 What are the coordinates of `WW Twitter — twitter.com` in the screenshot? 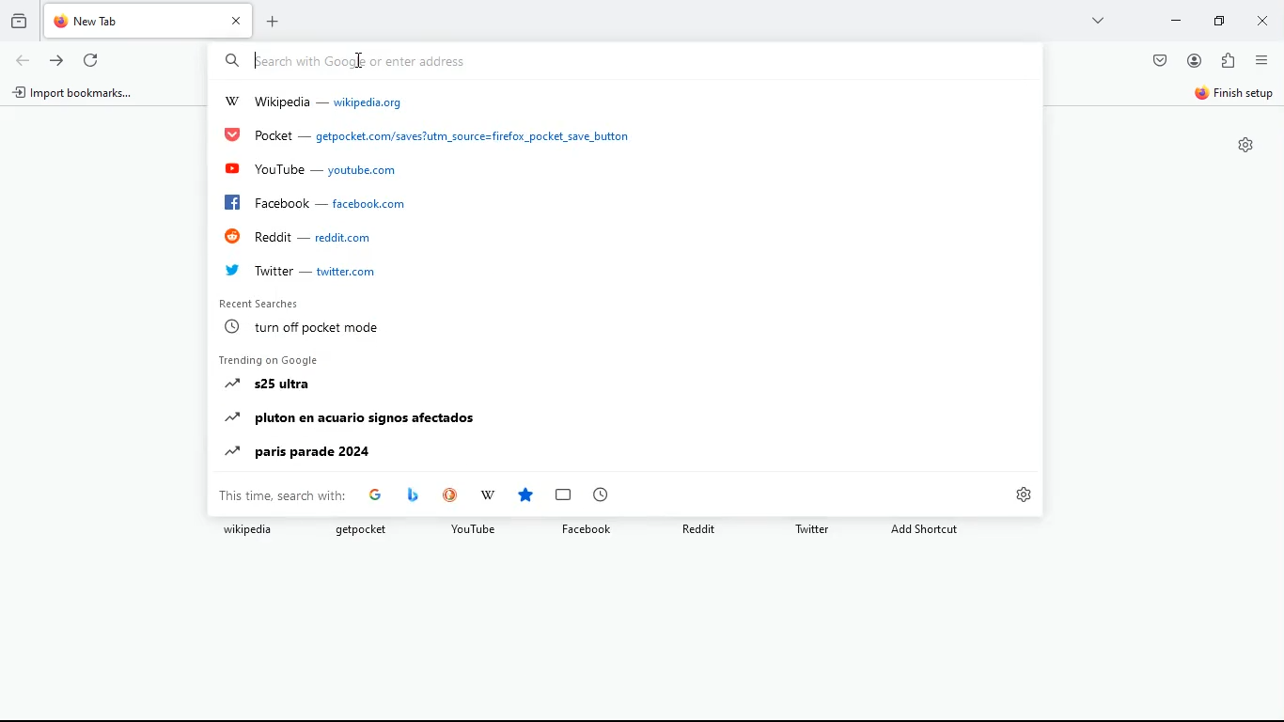 It's located at (298, 269).